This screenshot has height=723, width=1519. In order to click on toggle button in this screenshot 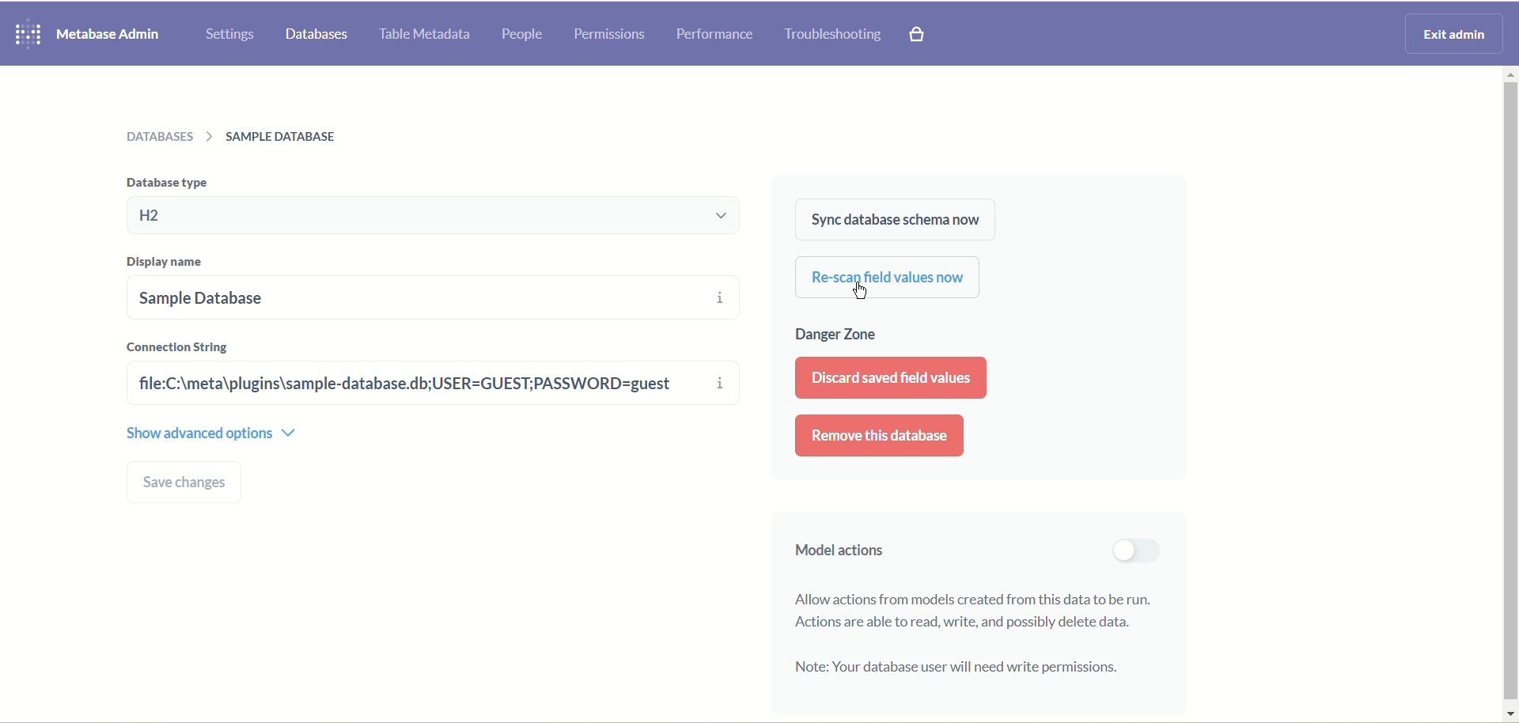, I will do `click(1134, 551)`.